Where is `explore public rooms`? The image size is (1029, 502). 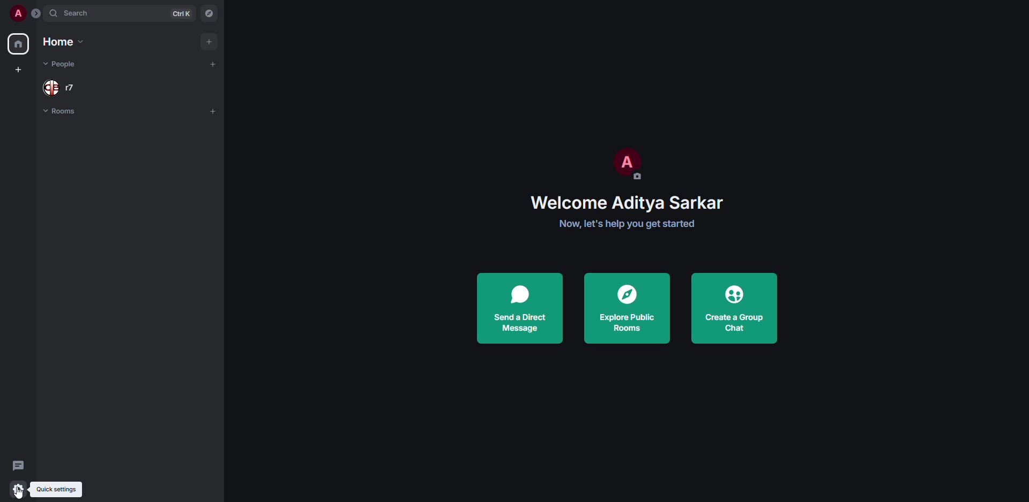 explore public rooms is located at coordinates (625, 309).